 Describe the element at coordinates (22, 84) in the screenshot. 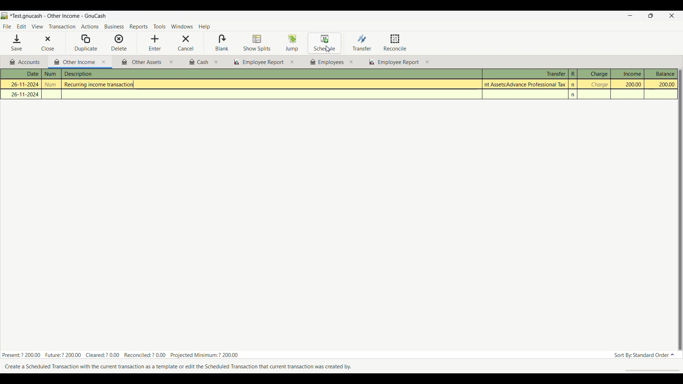

I see `26-11-2024` at that location.